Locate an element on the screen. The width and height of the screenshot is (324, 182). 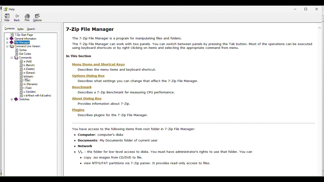
e(extract) is located at coordinates (27, 73).